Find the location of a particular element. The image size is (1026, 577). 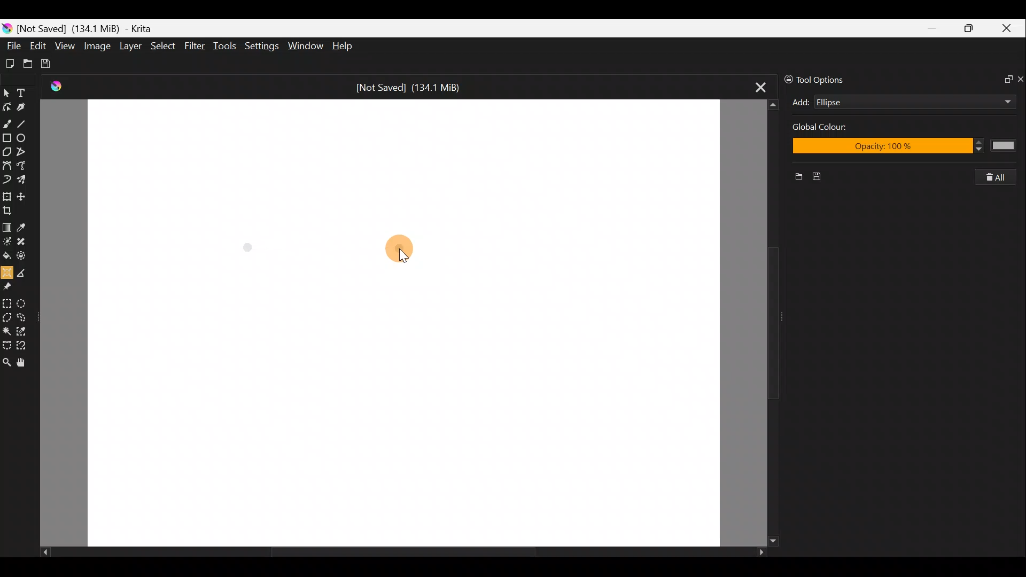

Colorize mask tool is located at coordinates (7, 241).